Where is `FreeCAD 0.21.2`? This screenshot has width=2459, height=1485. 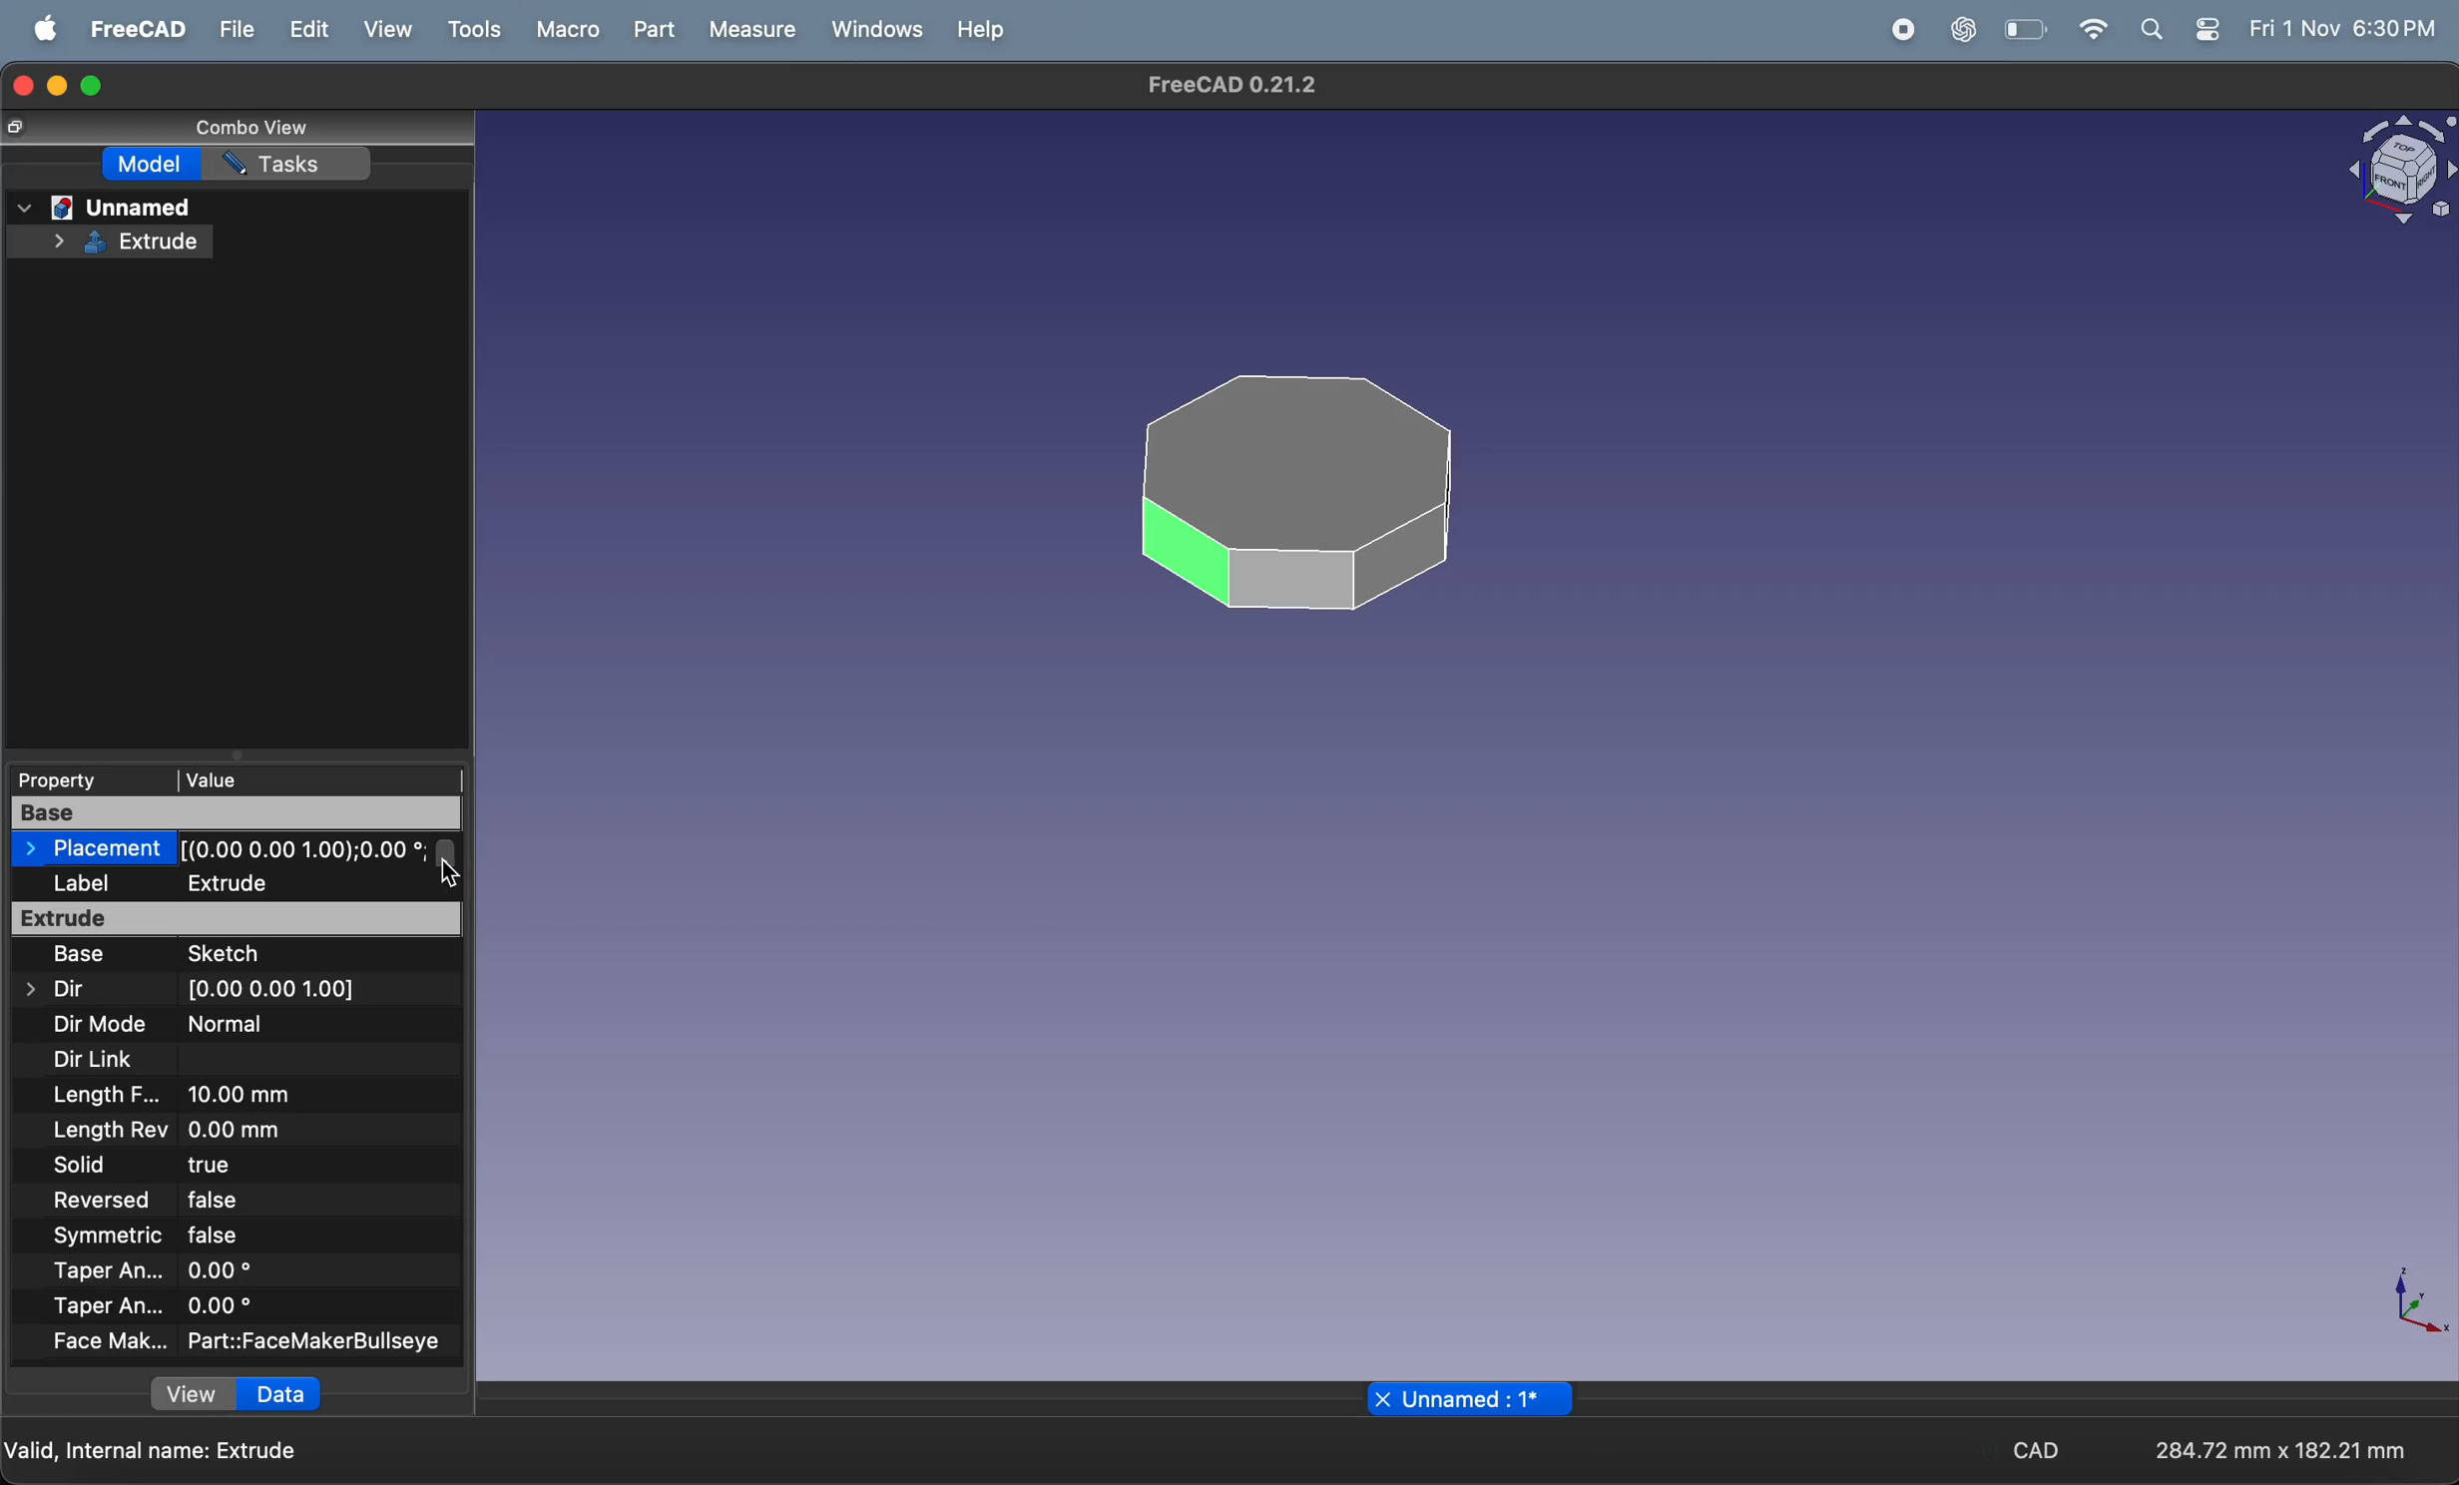 FreeCAD 0.21.2 is located at coordinates (1231, 88).